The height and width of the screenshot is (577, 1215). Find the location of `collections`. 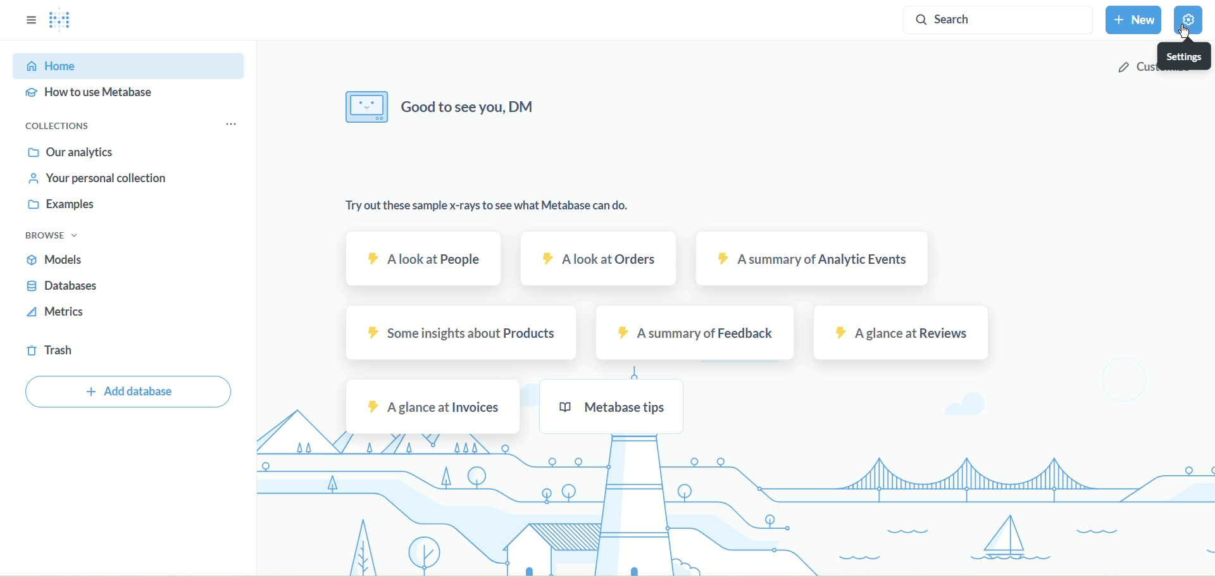

collections is located at coordinates (58, 125).